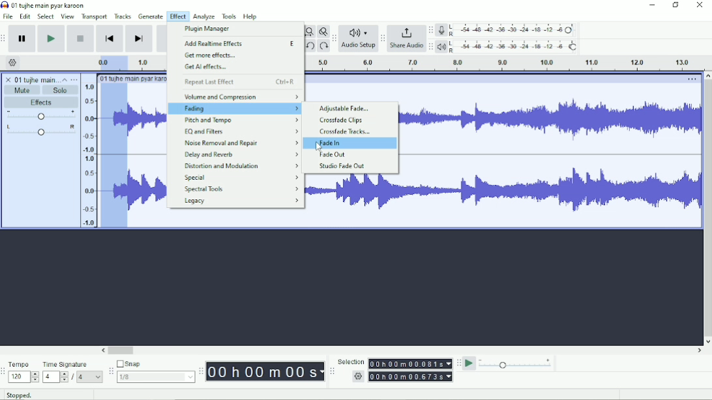 The image size is (712, 400). Describe the element at coordinates (147, 119) in the screenshot. I see `Audio Waves` at that location.